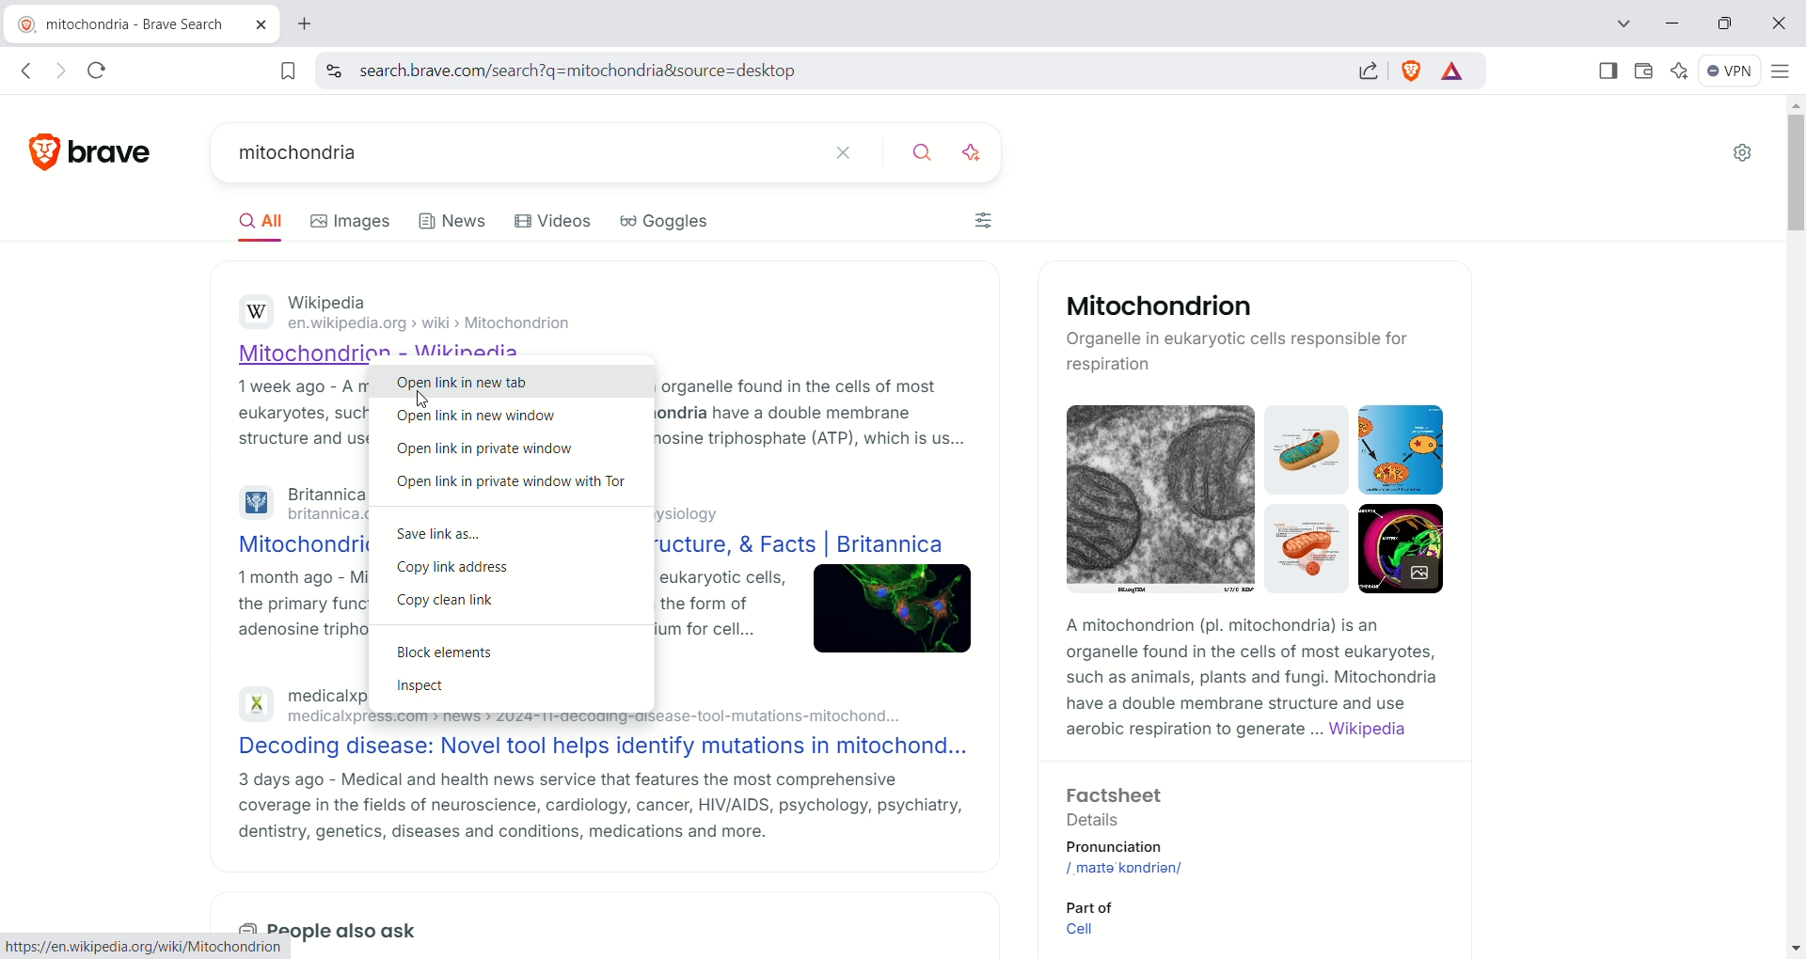 The width and height of the screenshot is (1806, 959). I want to click on vertical scroll bar, so click(1791, 528).